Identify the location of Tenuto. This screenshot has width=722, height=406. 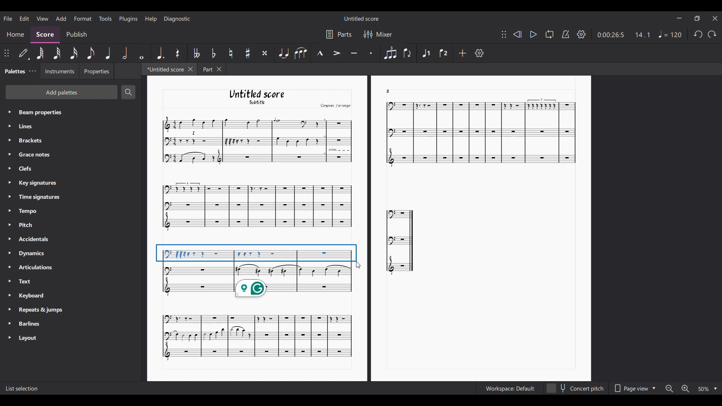
(353, 53).